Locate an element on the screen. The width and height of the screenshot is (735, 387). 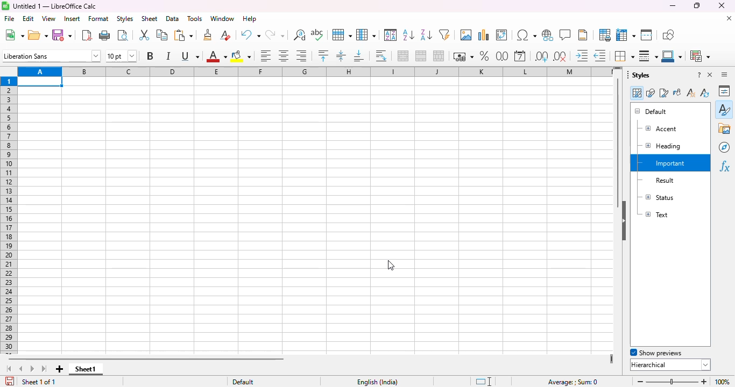
format is located at coordinates (99, 19).